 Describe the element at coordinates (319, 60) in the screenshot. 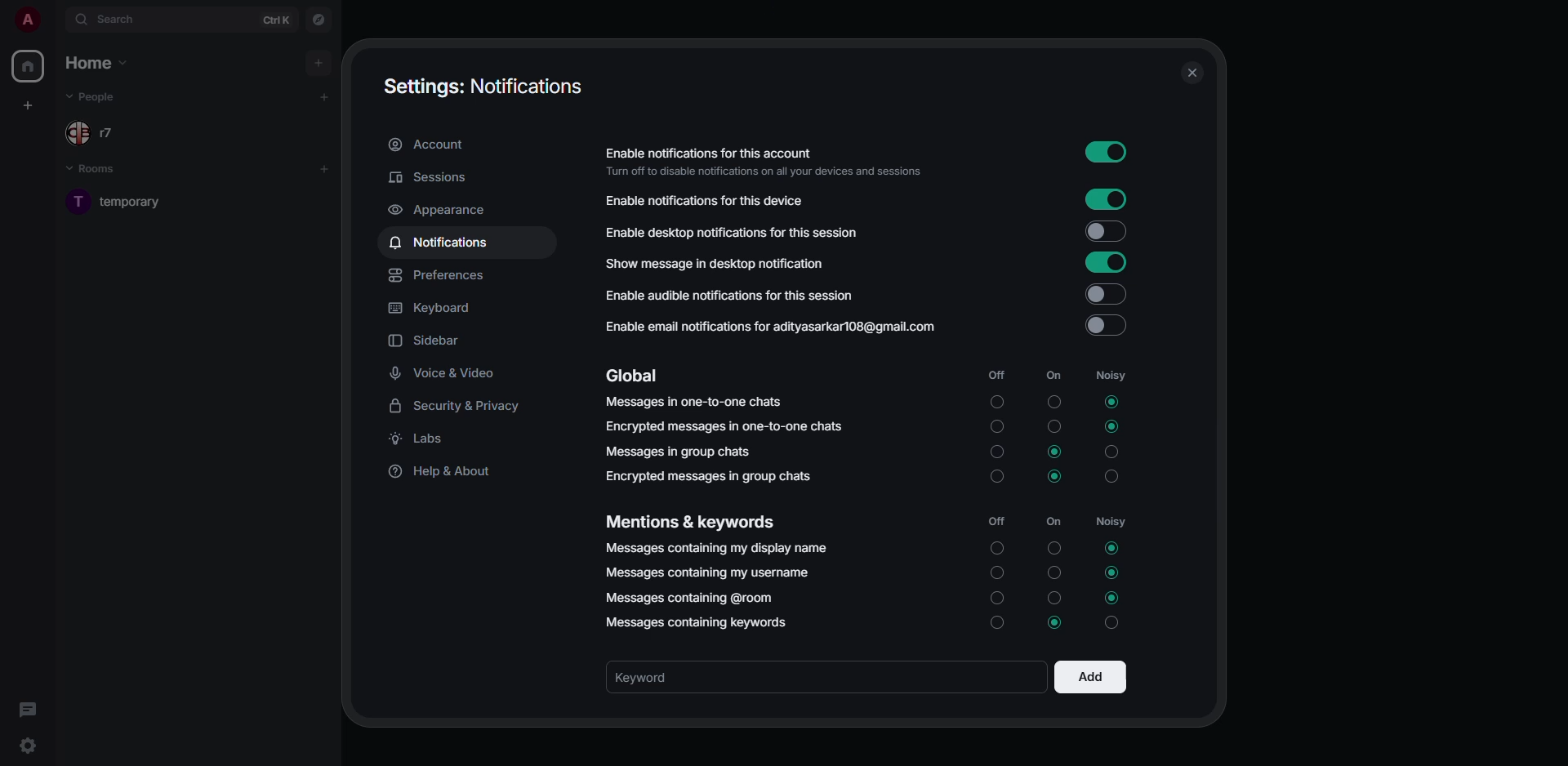

I see `add` at that location.